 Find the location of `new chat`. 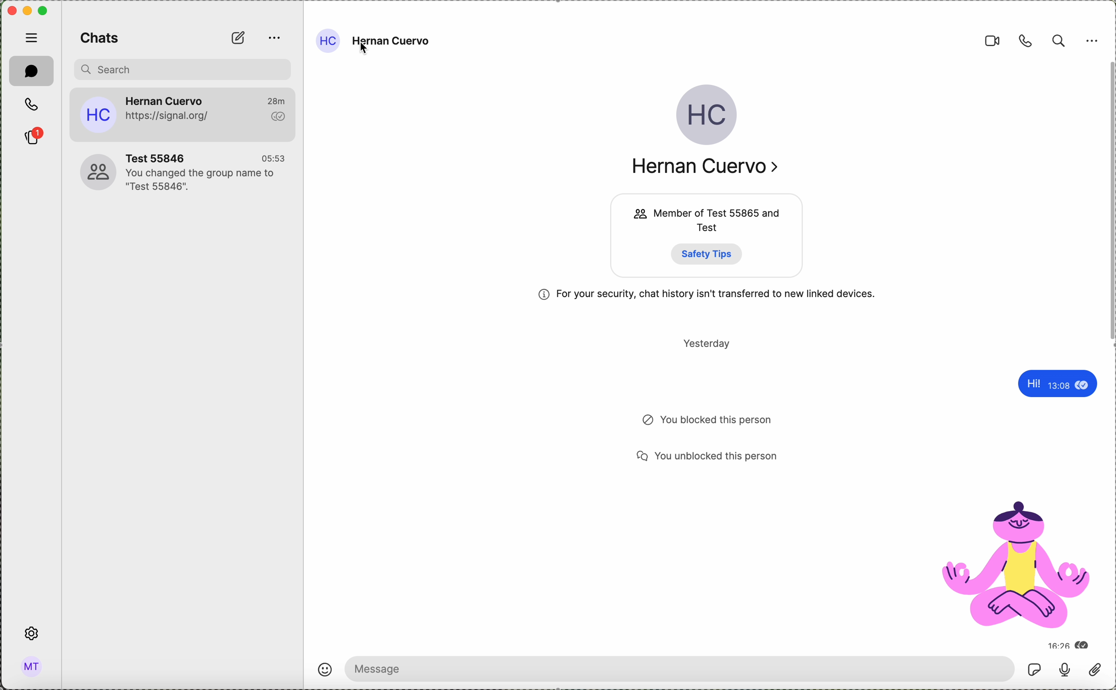

new chat is located at coordinates (238, 37).